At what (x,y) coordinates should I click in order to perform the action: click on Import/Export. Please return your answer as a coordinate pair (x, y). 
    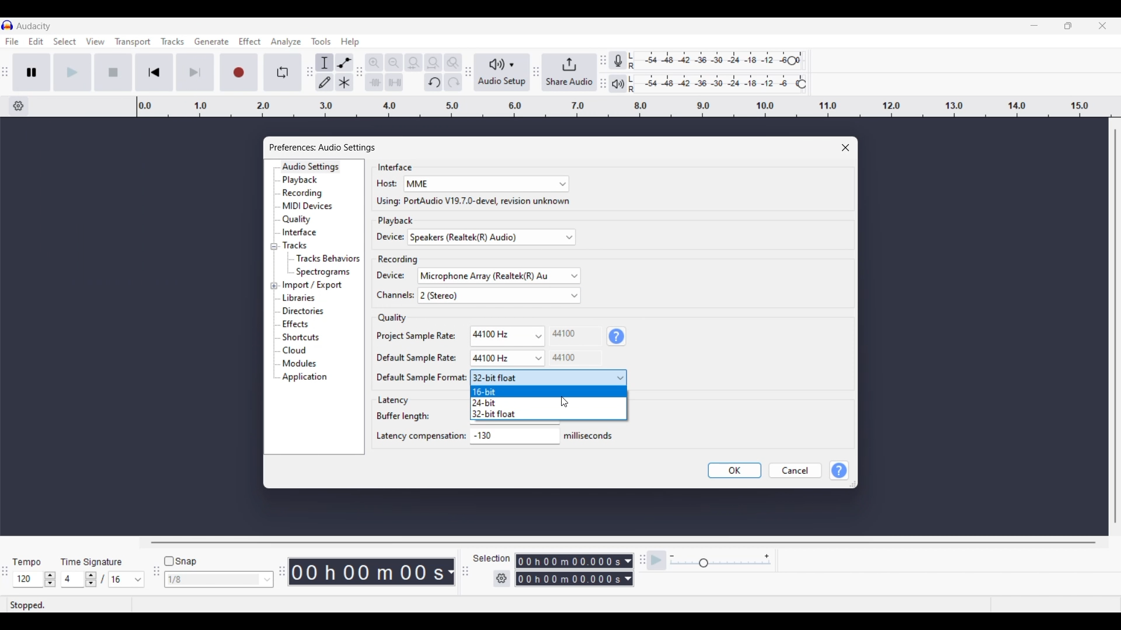
    Looking at the image, I should click on (315, 285).